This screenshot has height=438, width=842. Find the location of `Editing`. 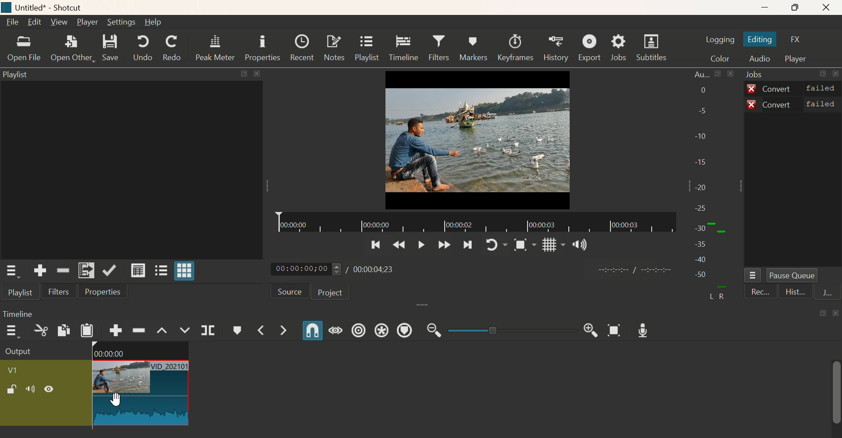

Editing is located at coordinates (763, 40).